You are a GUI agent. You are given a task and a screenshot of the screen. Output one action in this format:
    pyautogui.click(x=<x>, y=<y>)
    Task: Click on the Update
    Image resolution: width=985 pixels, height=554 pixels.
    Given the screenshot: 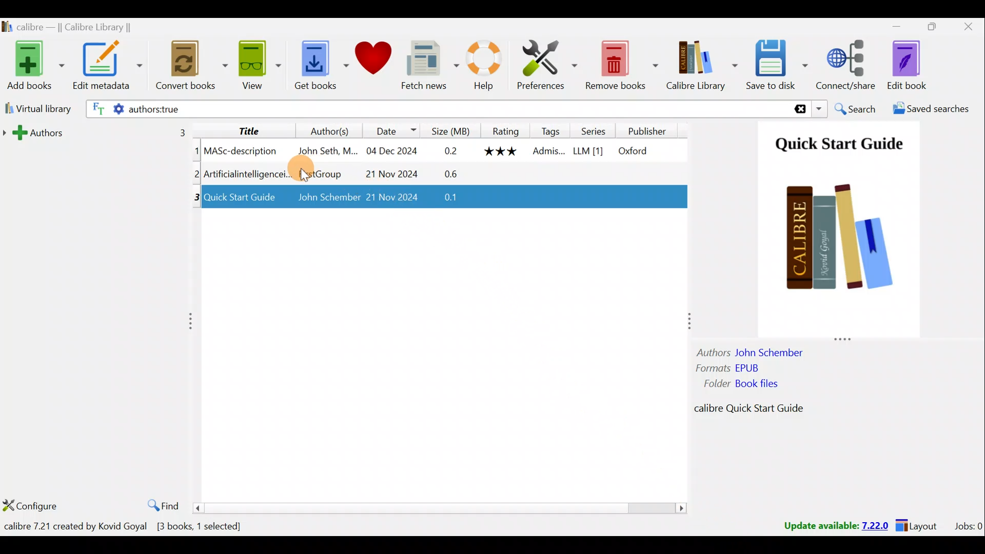 What is the action you would take?
    pyautogui.click(x=835, y=526)
    